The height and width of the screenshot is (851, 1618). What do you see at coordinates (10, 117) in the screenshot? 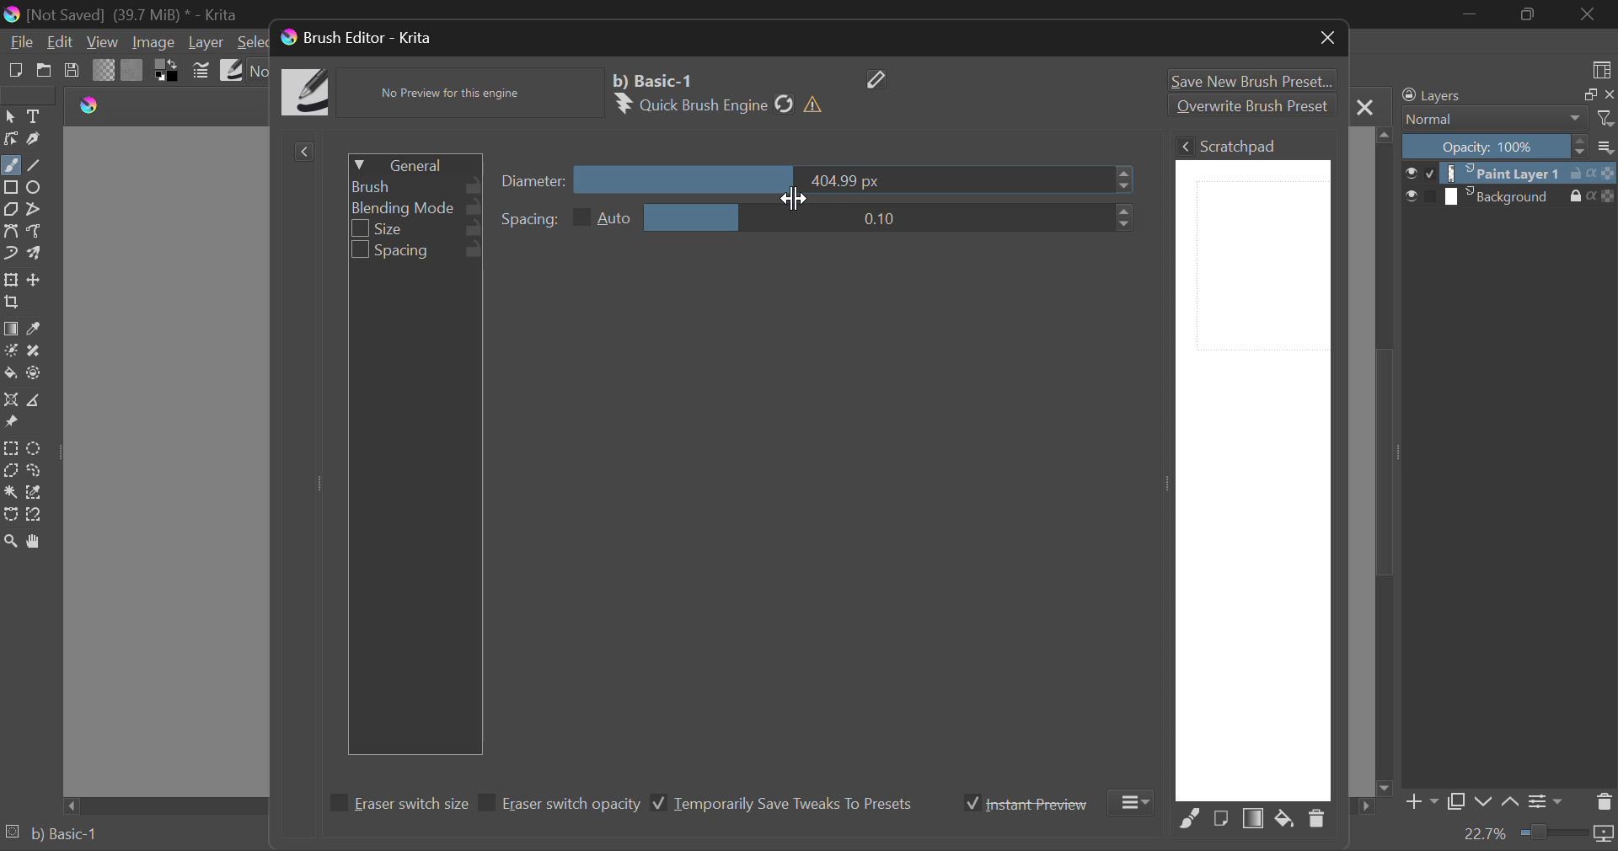
I see `Select` at bounding box center [10, 117].